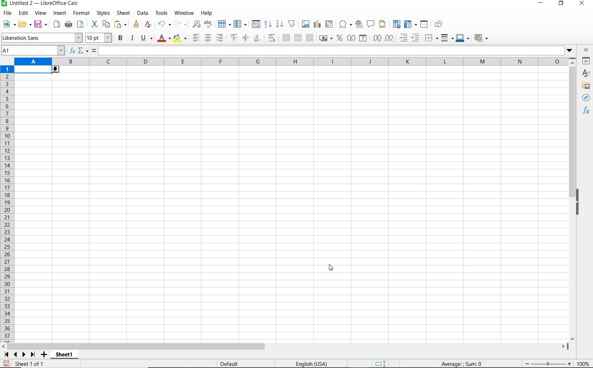  I want to click on show draw functions, so click(440, 24).